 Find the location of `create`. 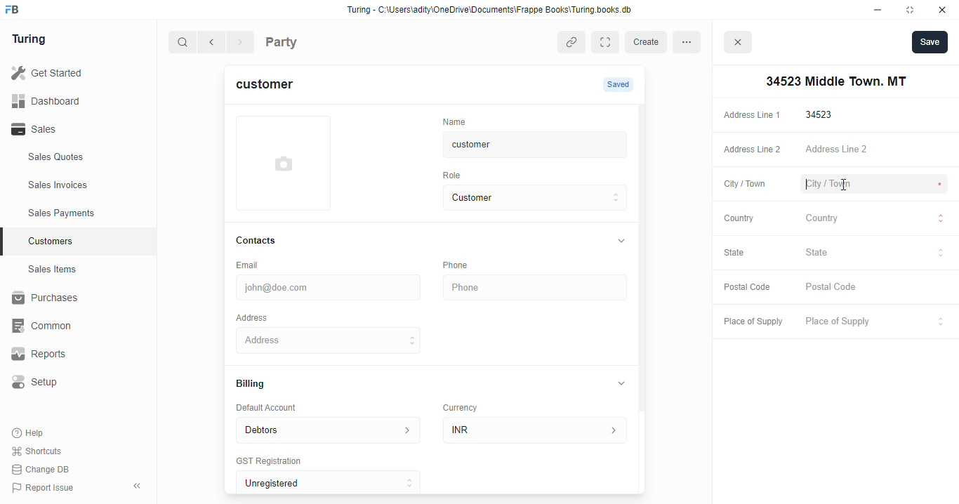

create is located at coordinates (648, 42).